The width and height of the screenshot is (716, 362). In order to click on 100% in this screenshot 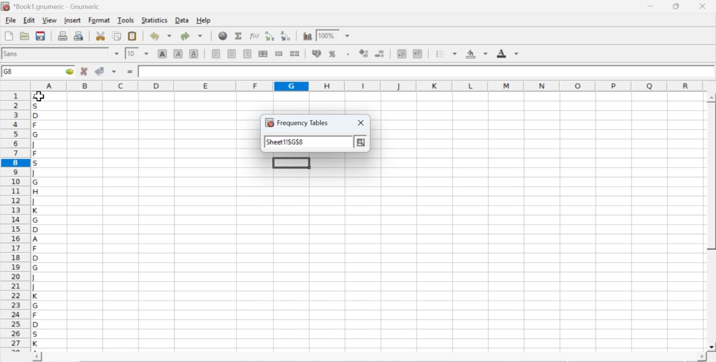, I will do `click(326, 35)`.